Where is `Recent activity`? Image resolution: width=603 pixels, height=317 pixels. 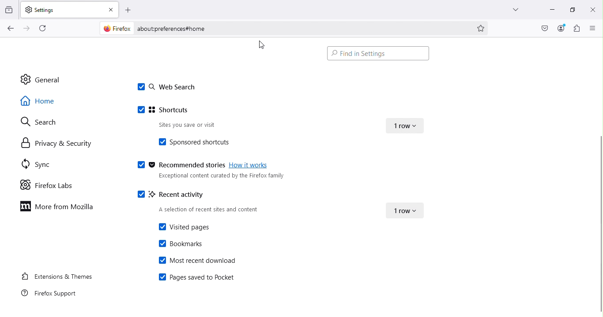 Recent activity is located at coordinates (173, 193).